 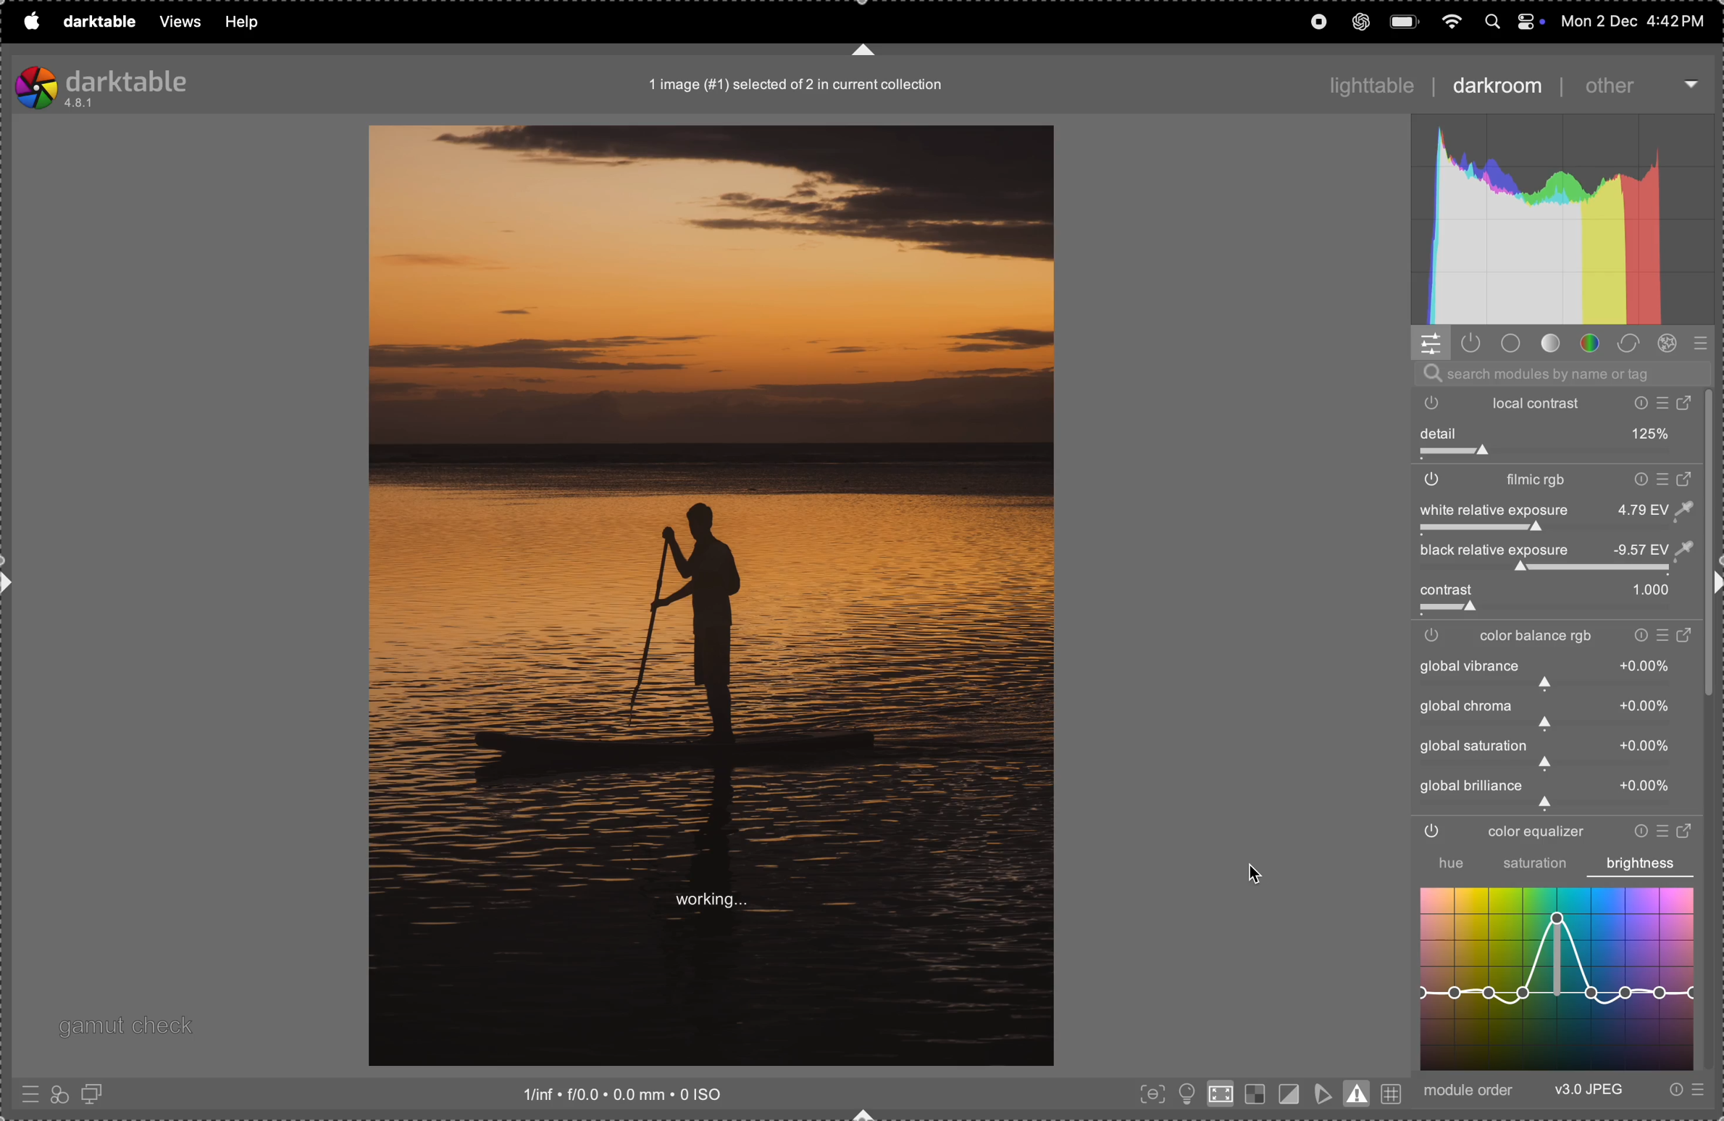 I want to click on toggle iso, so click(x=1184, y=1093).